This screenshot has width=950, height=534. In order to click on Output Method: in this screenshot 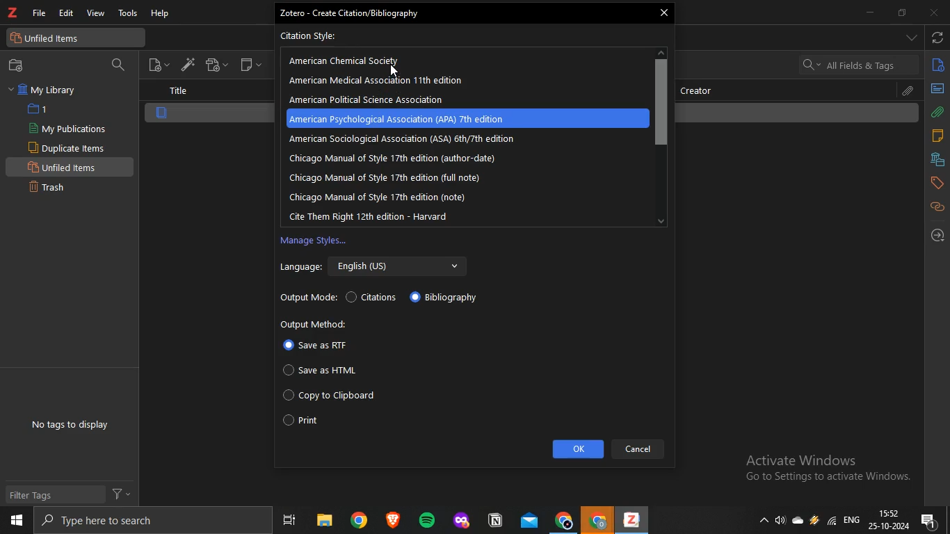, I will do `click(321, 323)`.